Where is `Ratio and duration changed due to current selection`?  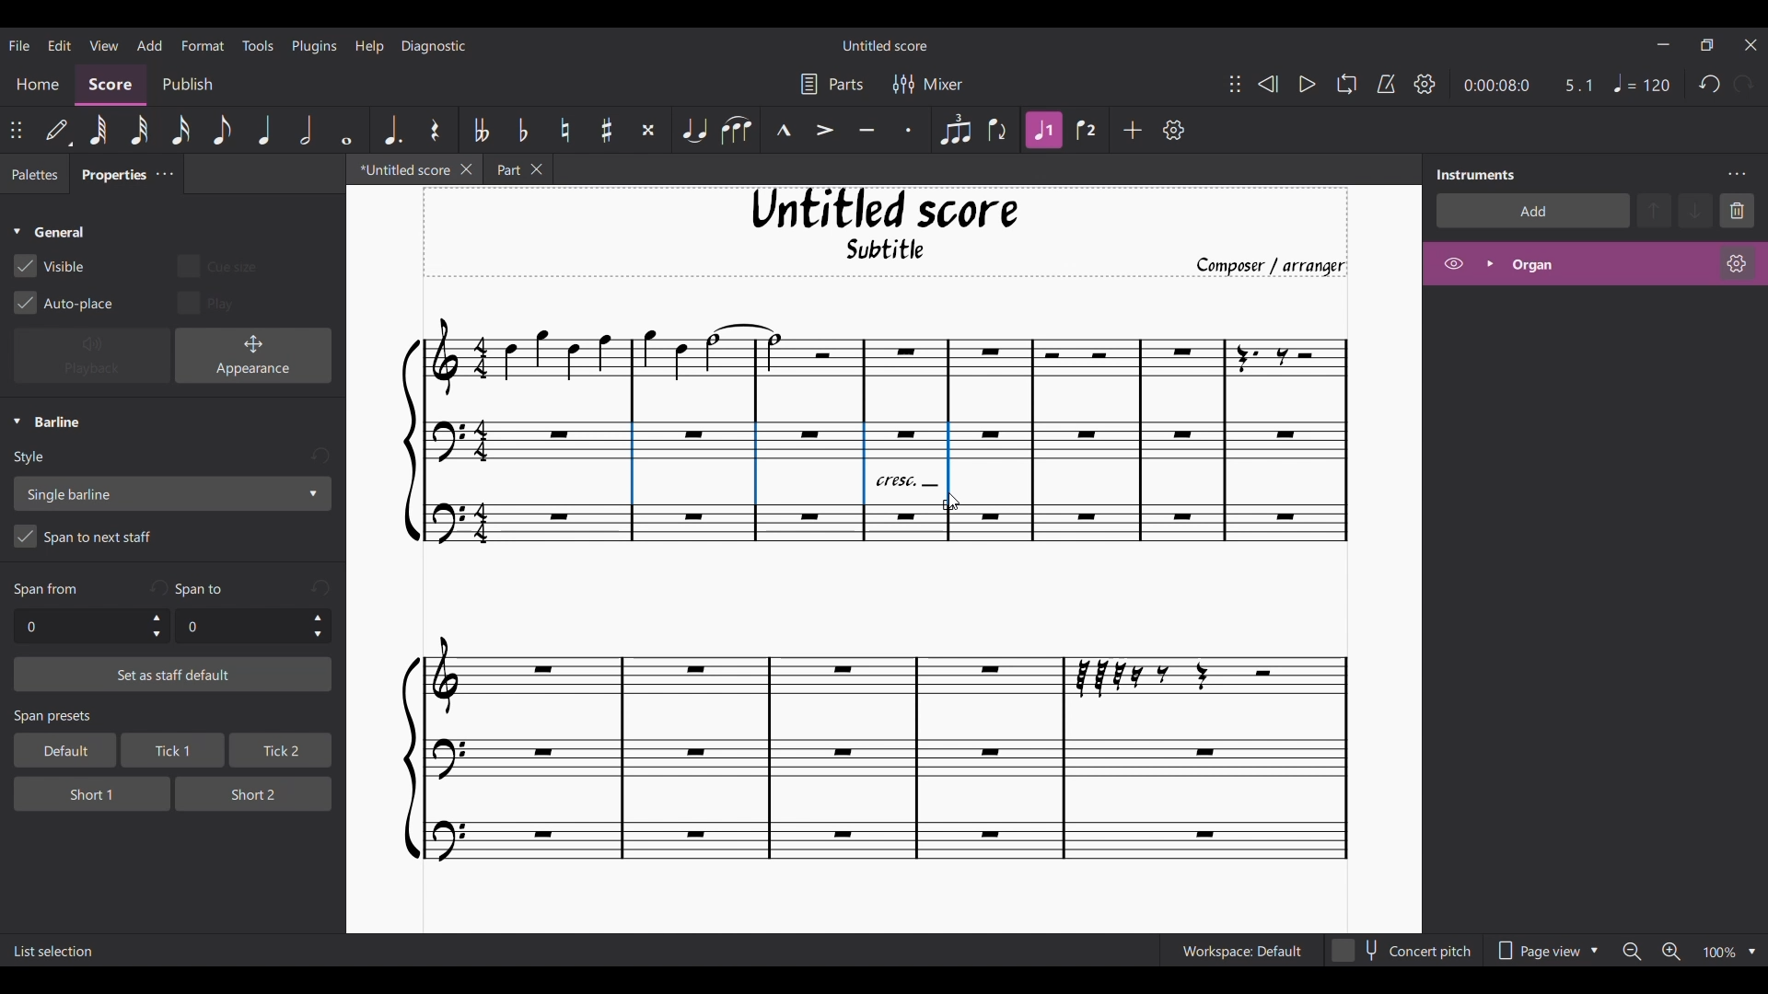
Ratio and duration changed due to current selection is located at coordinates (1529, 85).